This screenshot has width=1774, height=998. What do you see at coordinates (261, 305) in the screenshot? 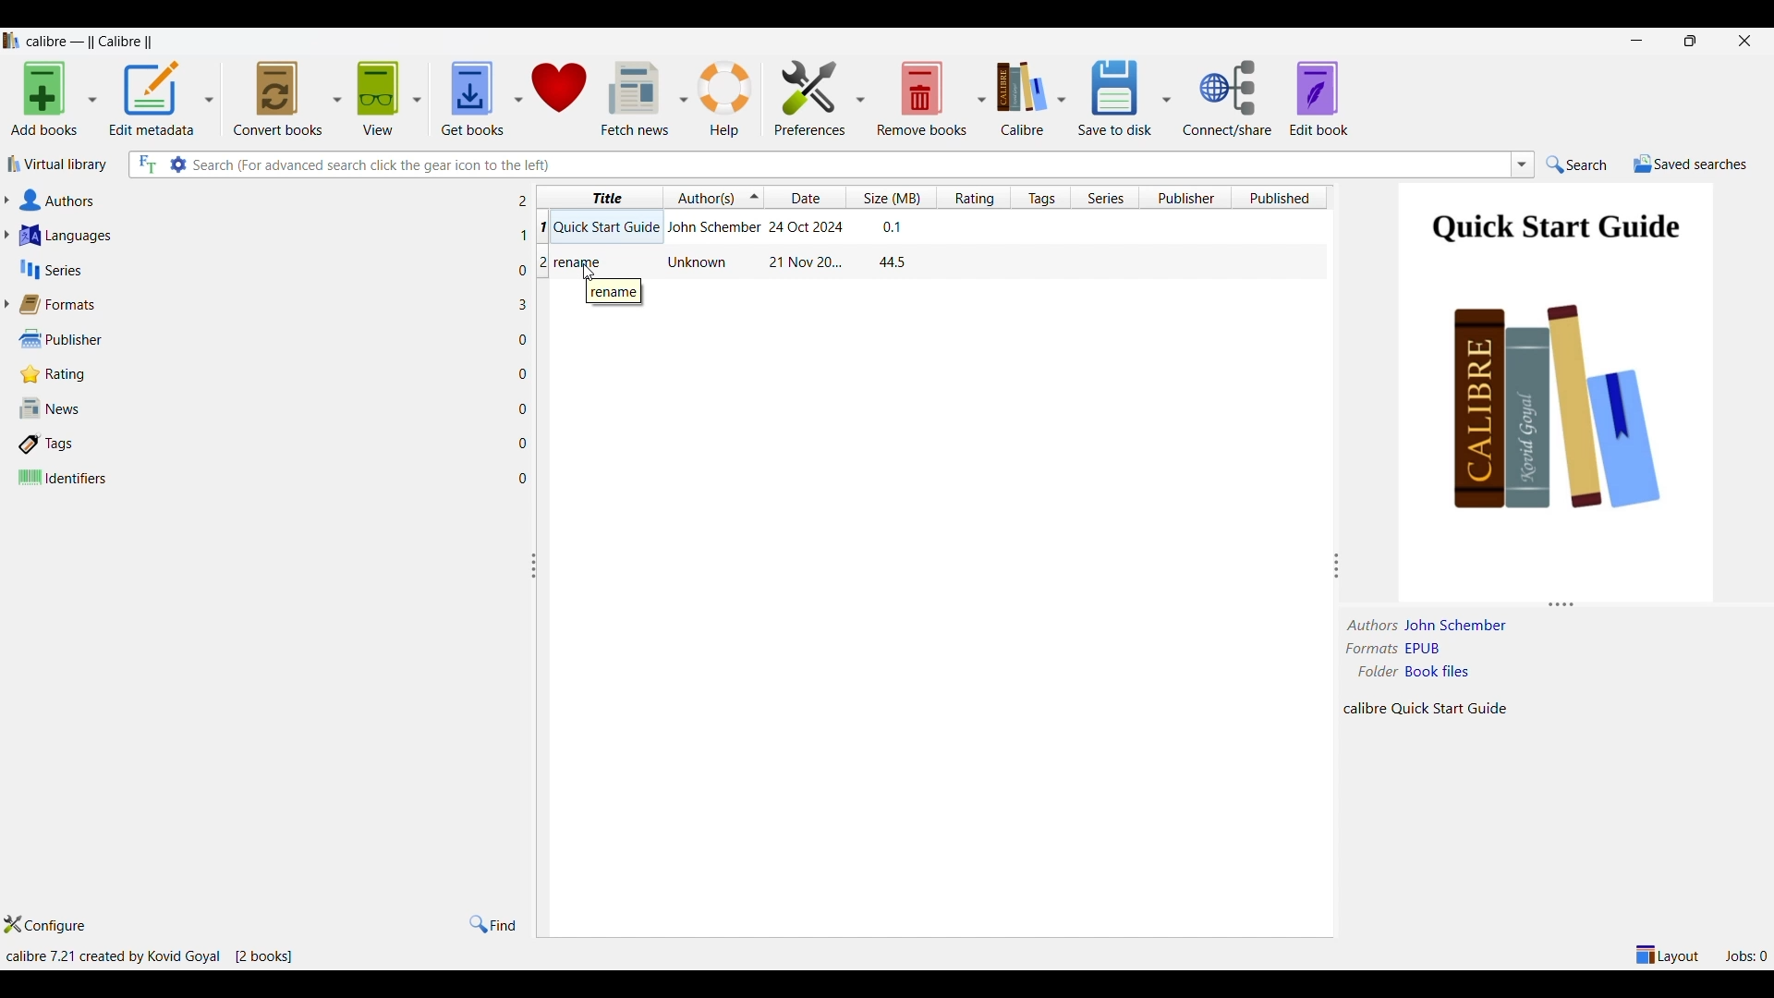
I see `Formats` at bounding box center [261, 305].